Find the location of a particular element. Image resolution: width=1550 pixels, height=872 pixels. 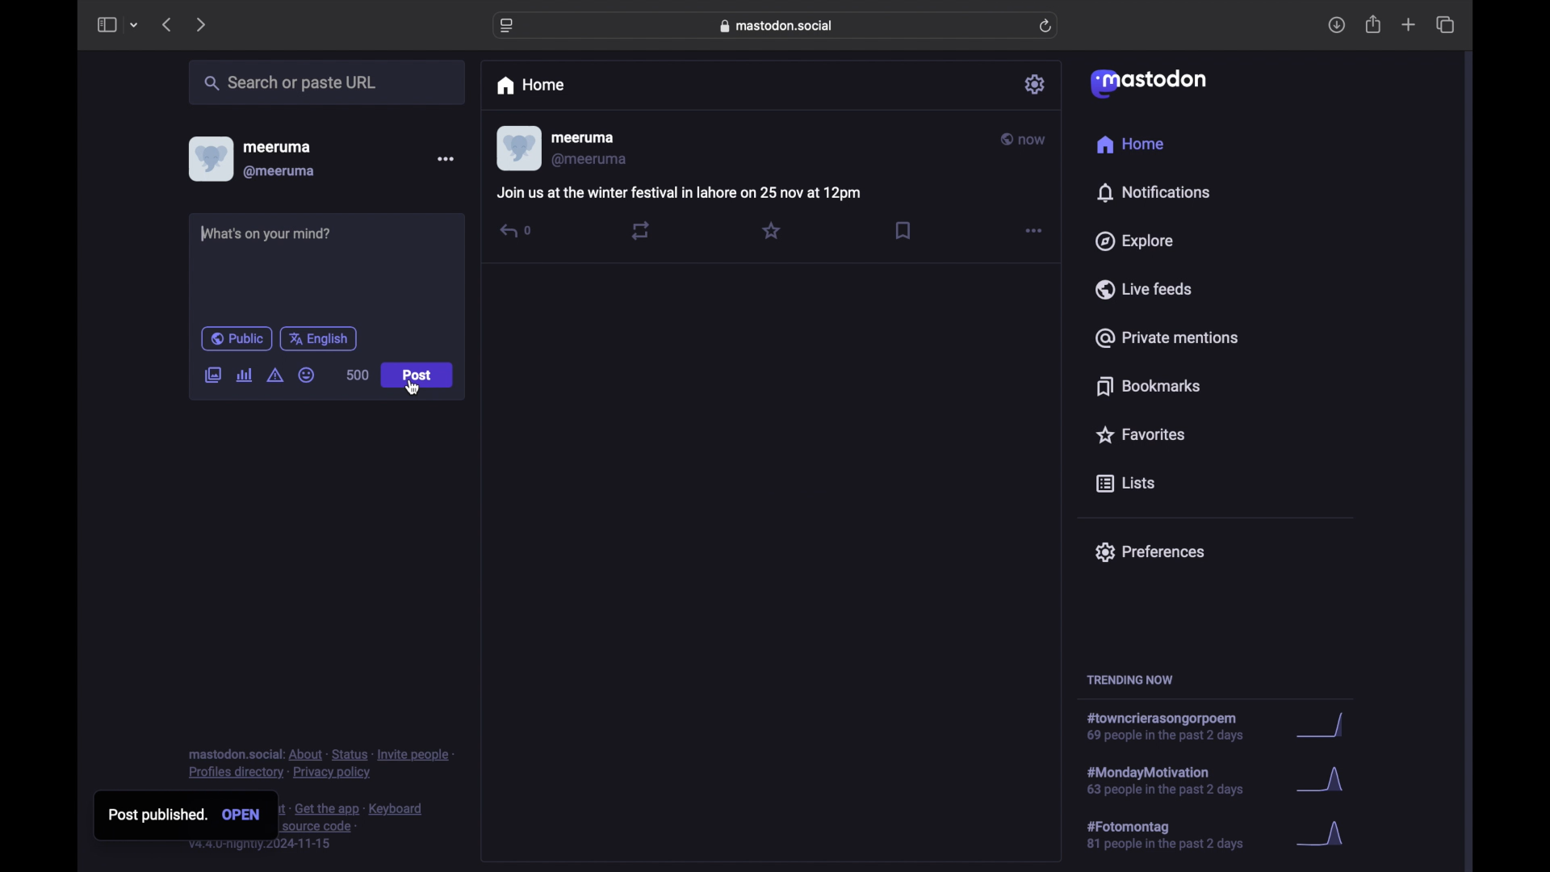

post is located at coordinates (678, 195).